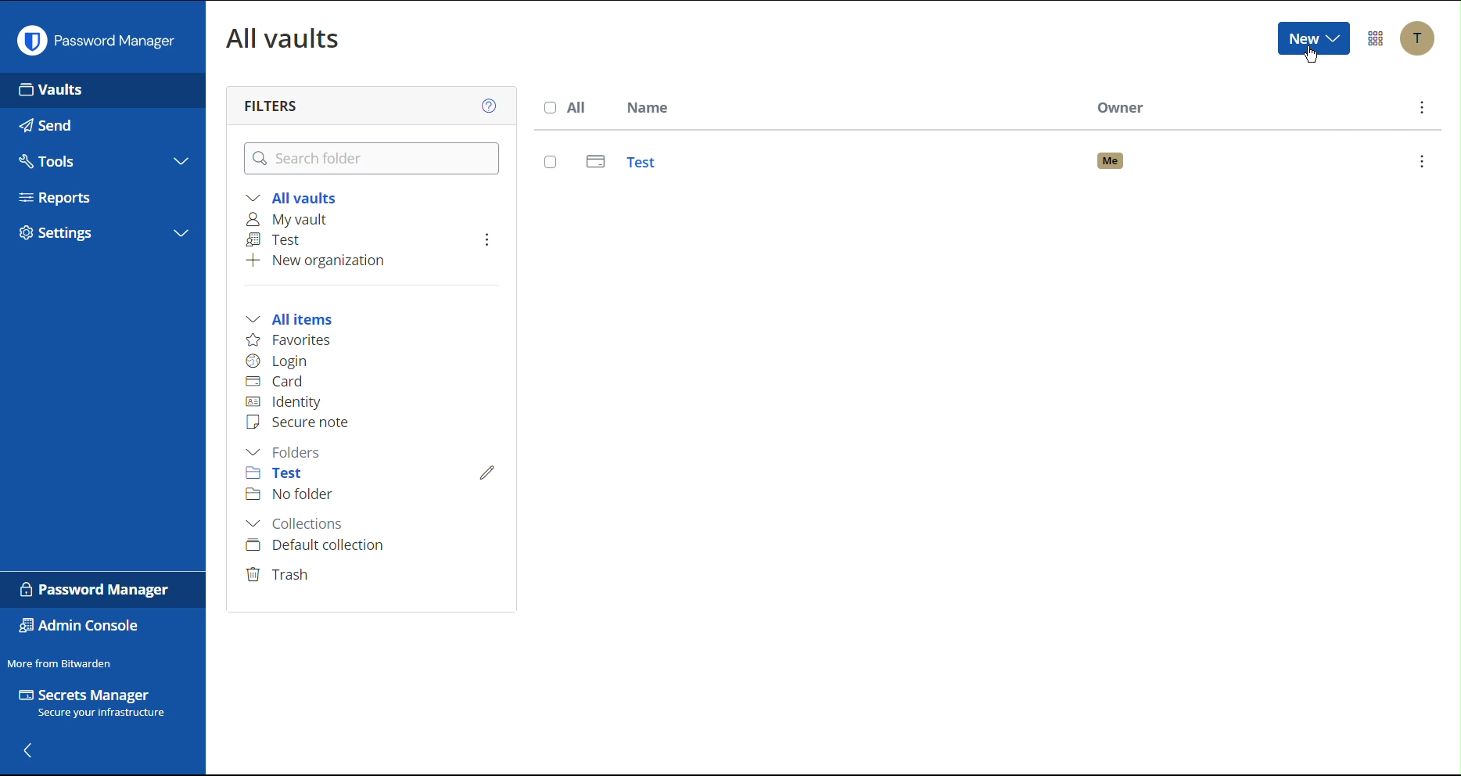  I want to click on More, so click(1420, 107).